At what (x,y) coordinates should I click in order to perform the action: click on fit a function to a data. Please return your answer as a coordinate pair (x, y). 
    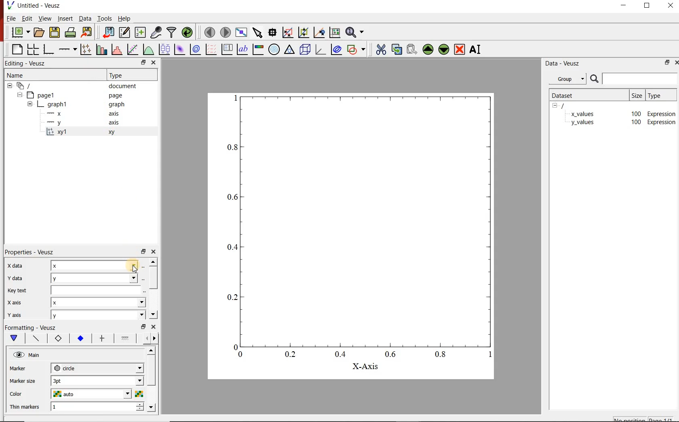
    Looking at the image, I should click on (133, 49).